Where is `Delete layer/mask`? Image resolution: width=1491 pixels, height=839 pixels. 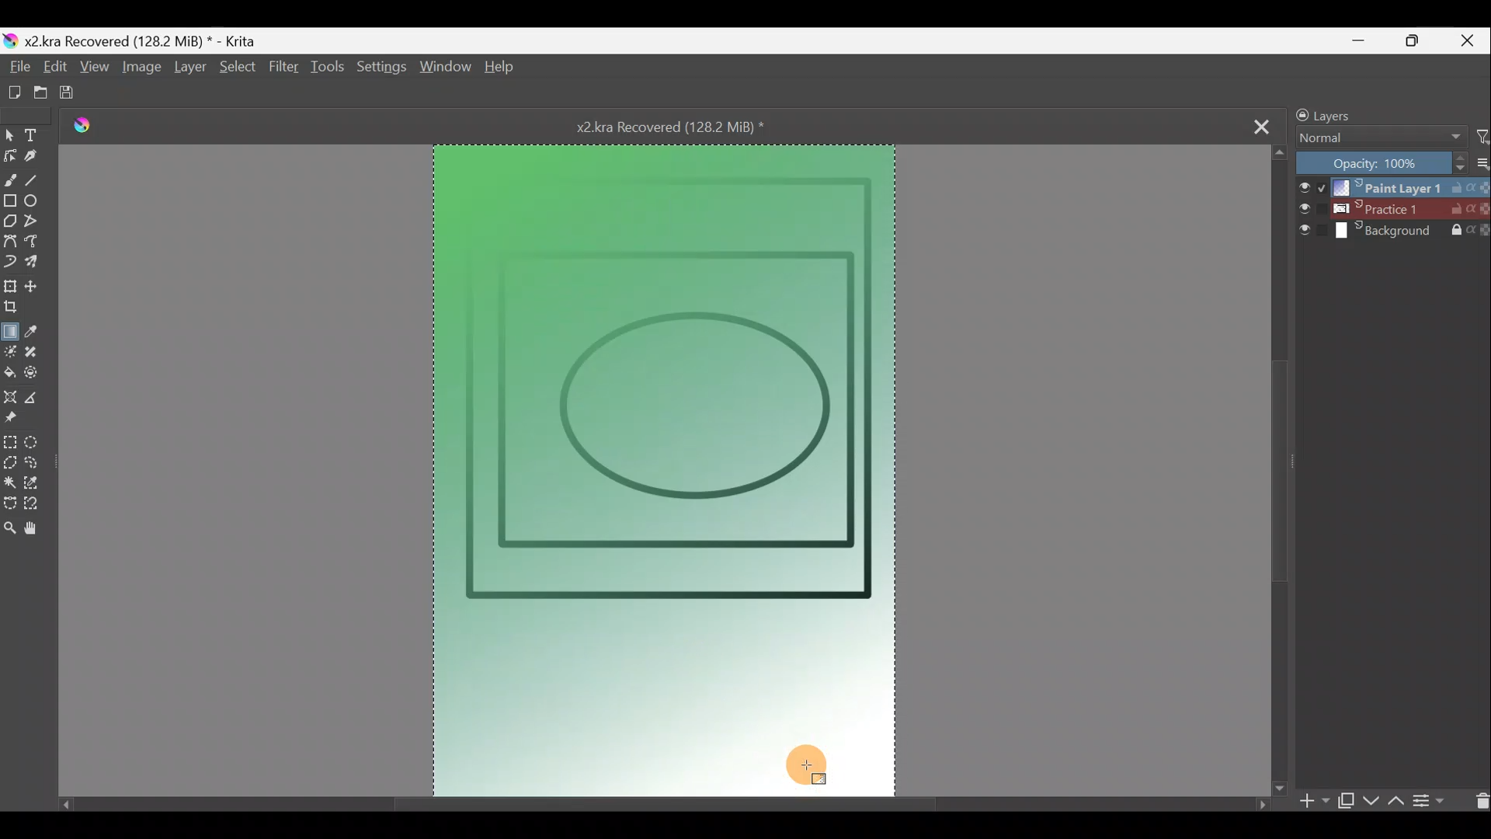
Delete layer/mask is located at coordinates (1478, 799).